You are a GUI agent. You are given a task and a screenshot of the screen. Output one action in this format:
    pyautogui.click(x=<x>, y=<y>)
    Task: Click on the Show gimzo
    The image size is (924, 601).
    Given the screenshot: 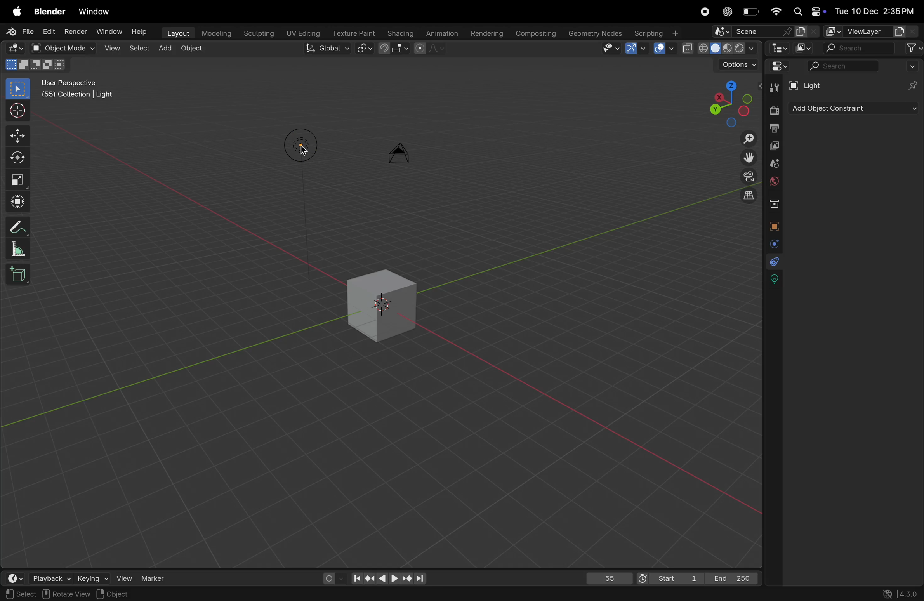 What is the action you would take?
    pyautogui.click(x=634, y=48)
    